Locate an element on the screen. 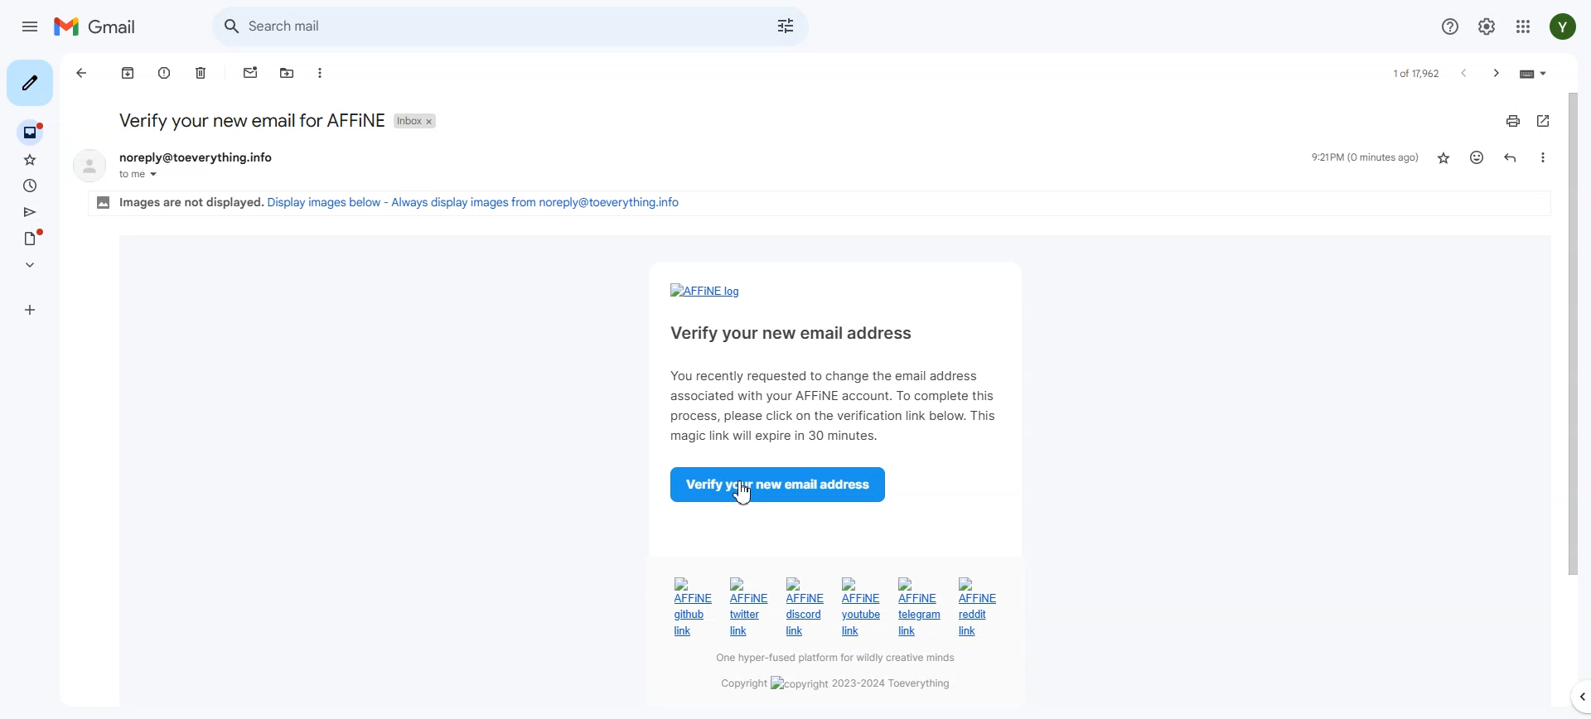 This screenshot has width=1591, height=719. snoozed is located at coordinates (30, 186).